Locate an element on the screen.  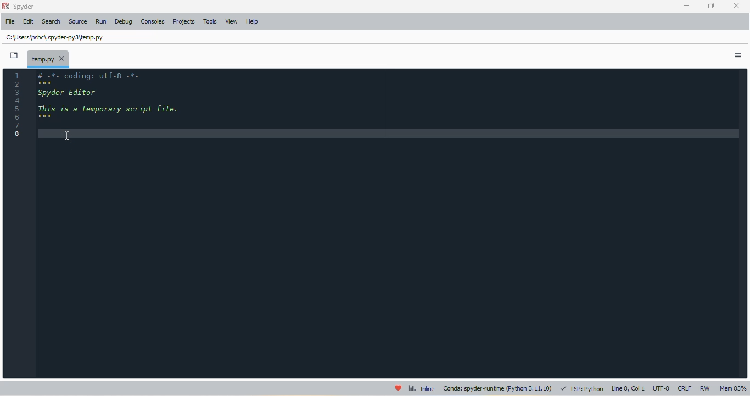
maximize is located at coordinates (712, 5).